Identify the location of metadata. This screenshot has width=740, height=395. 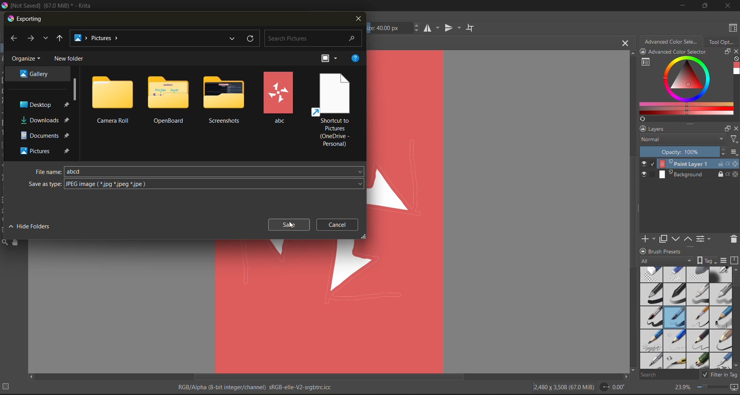
(259, 386).